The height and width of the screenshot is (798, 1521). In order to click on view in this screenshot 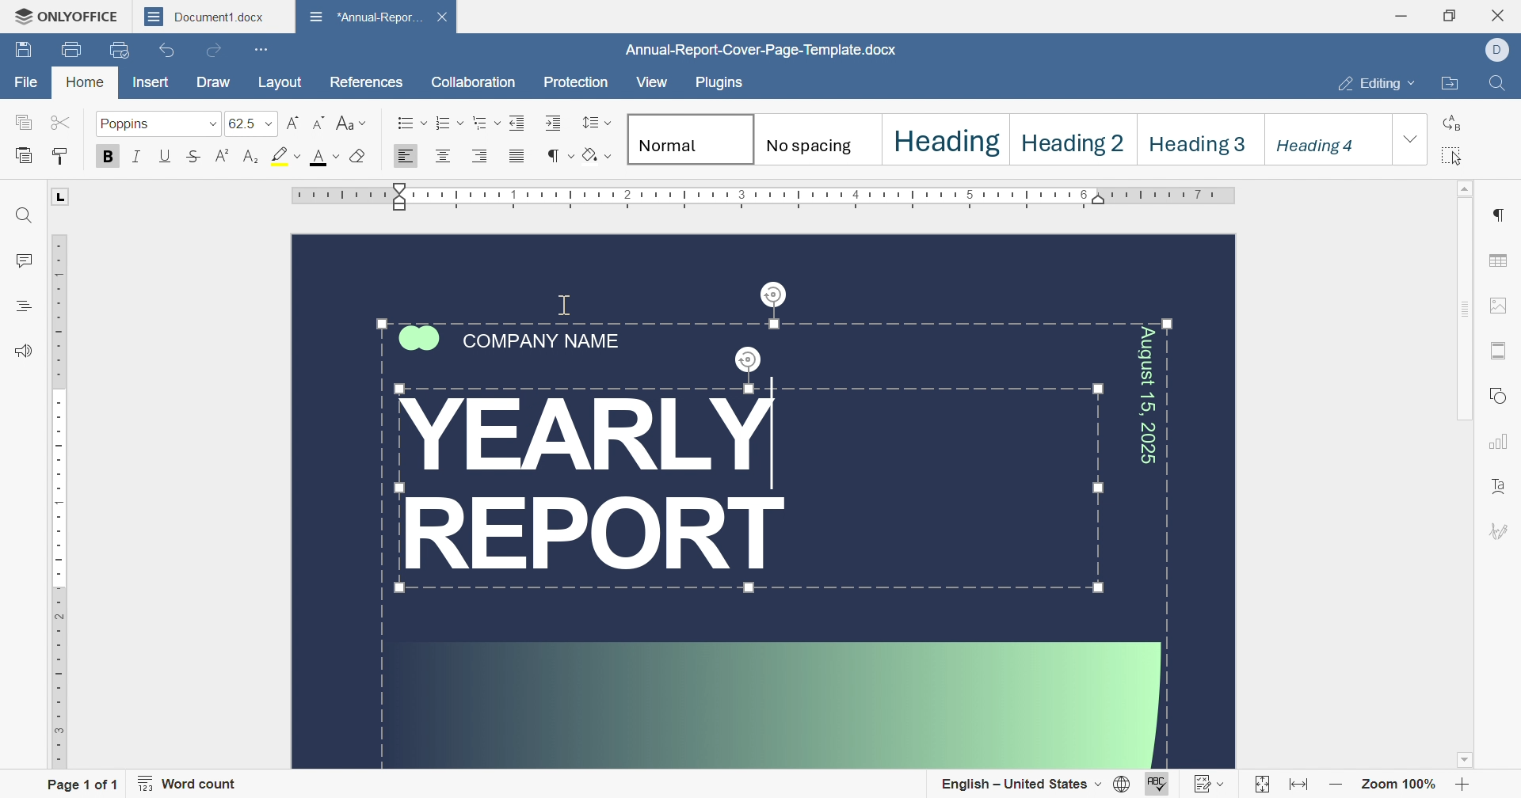, I will do `click(651, 83)`.